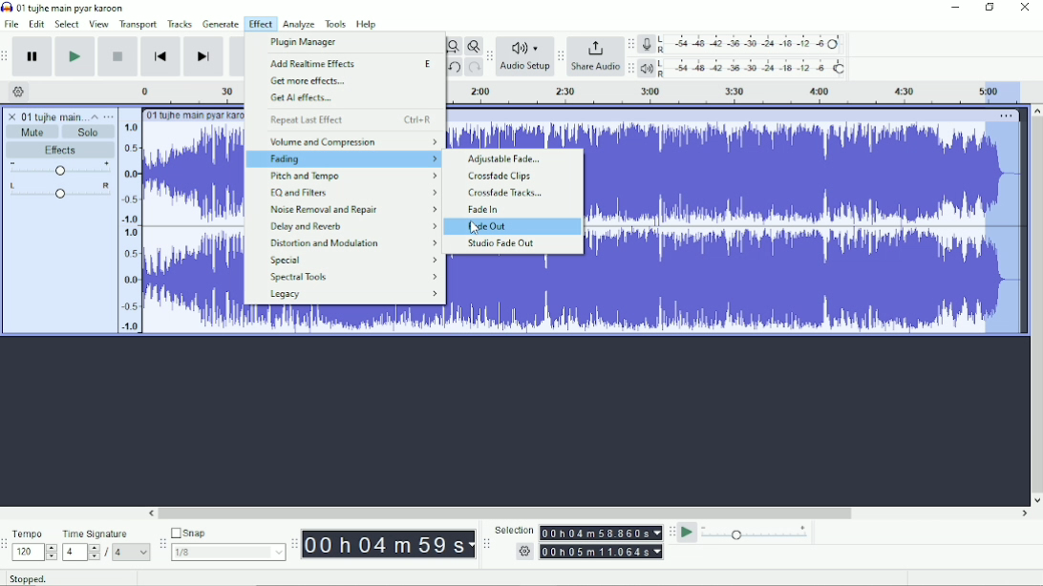 The image size is (1043, 586). I want to click on Get more effects, so click(311, 81).